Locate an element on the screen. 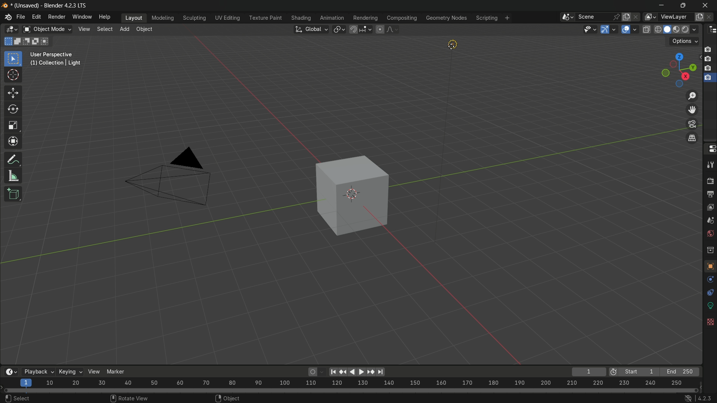 This screenshot has height=403, width=717. toggle the camera view is located at coordinates (691, 124).